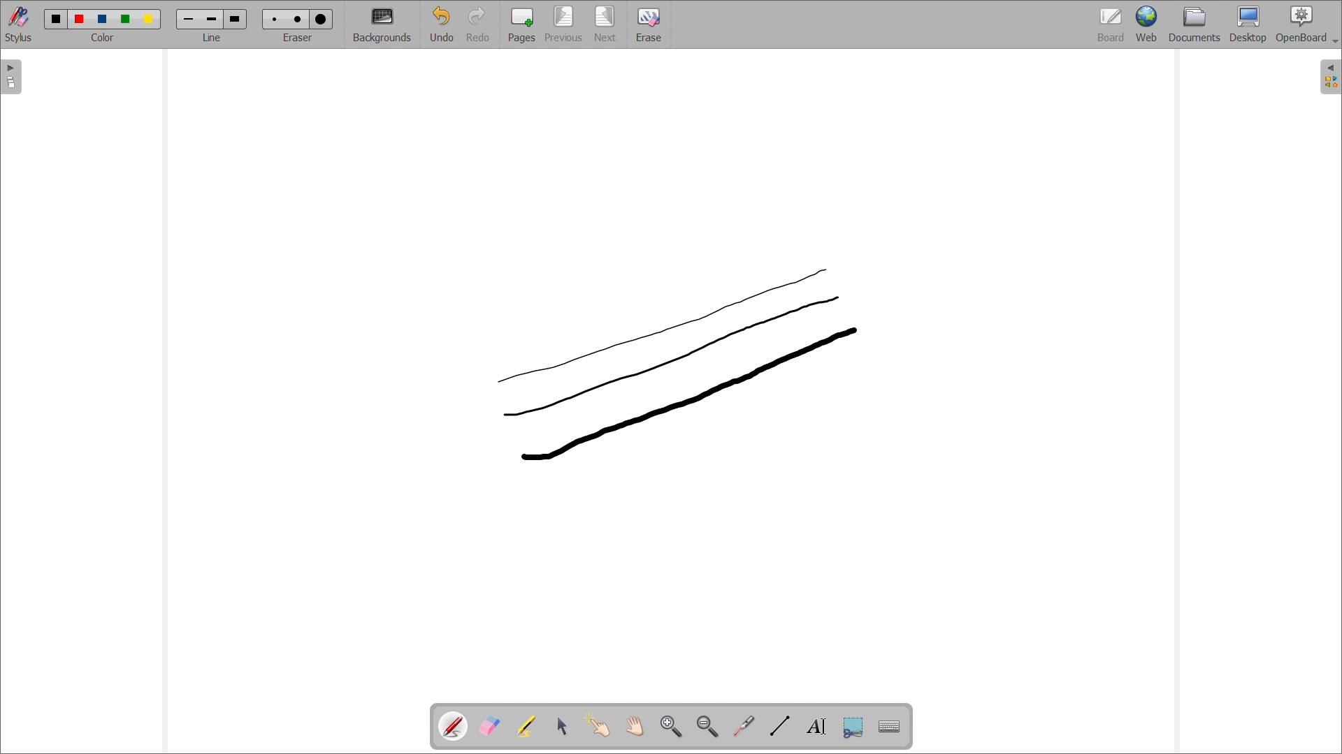 Image resolution: width=1342 pixels, height=754 pixels. Describe the element at coordinates (490, 726) in the screenshot. I see `erase annotations` at that location.